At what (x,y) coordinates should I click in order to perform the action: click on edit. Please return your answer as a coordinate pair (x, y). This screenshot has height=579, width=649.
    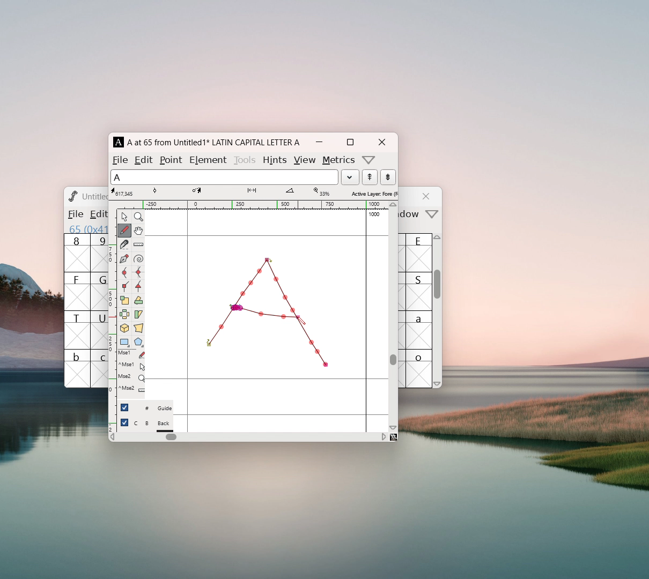
    Looking at the image, I should click on (144, 159).